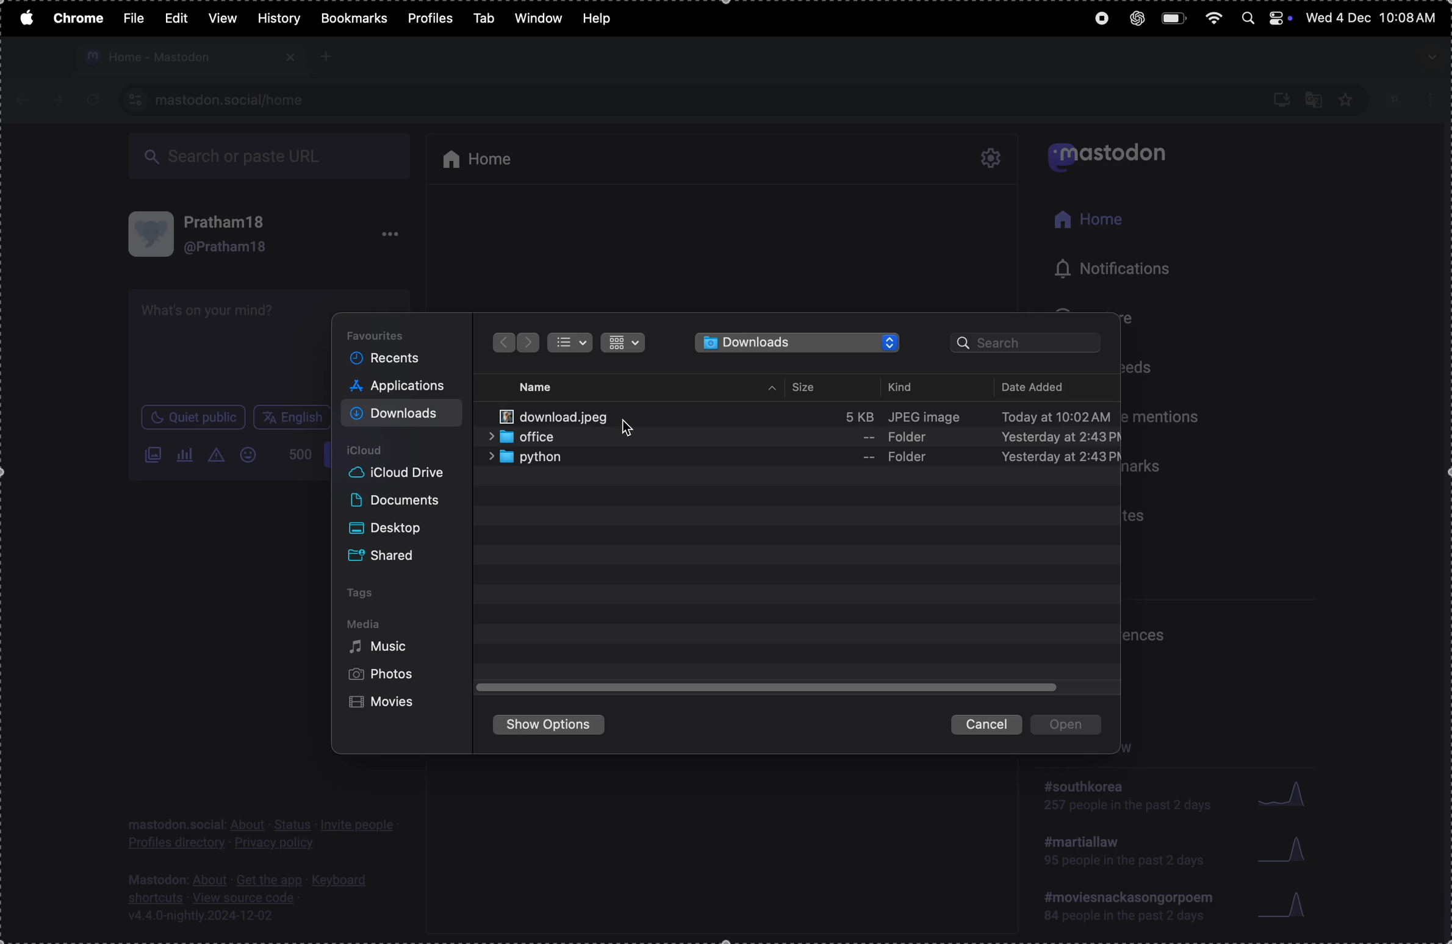 This screenshot has height=944, width=1452. What do you see at coordinates (1443, 534) in the screenshot?
I see `scrollbar` at bounding box center [1443, 534].